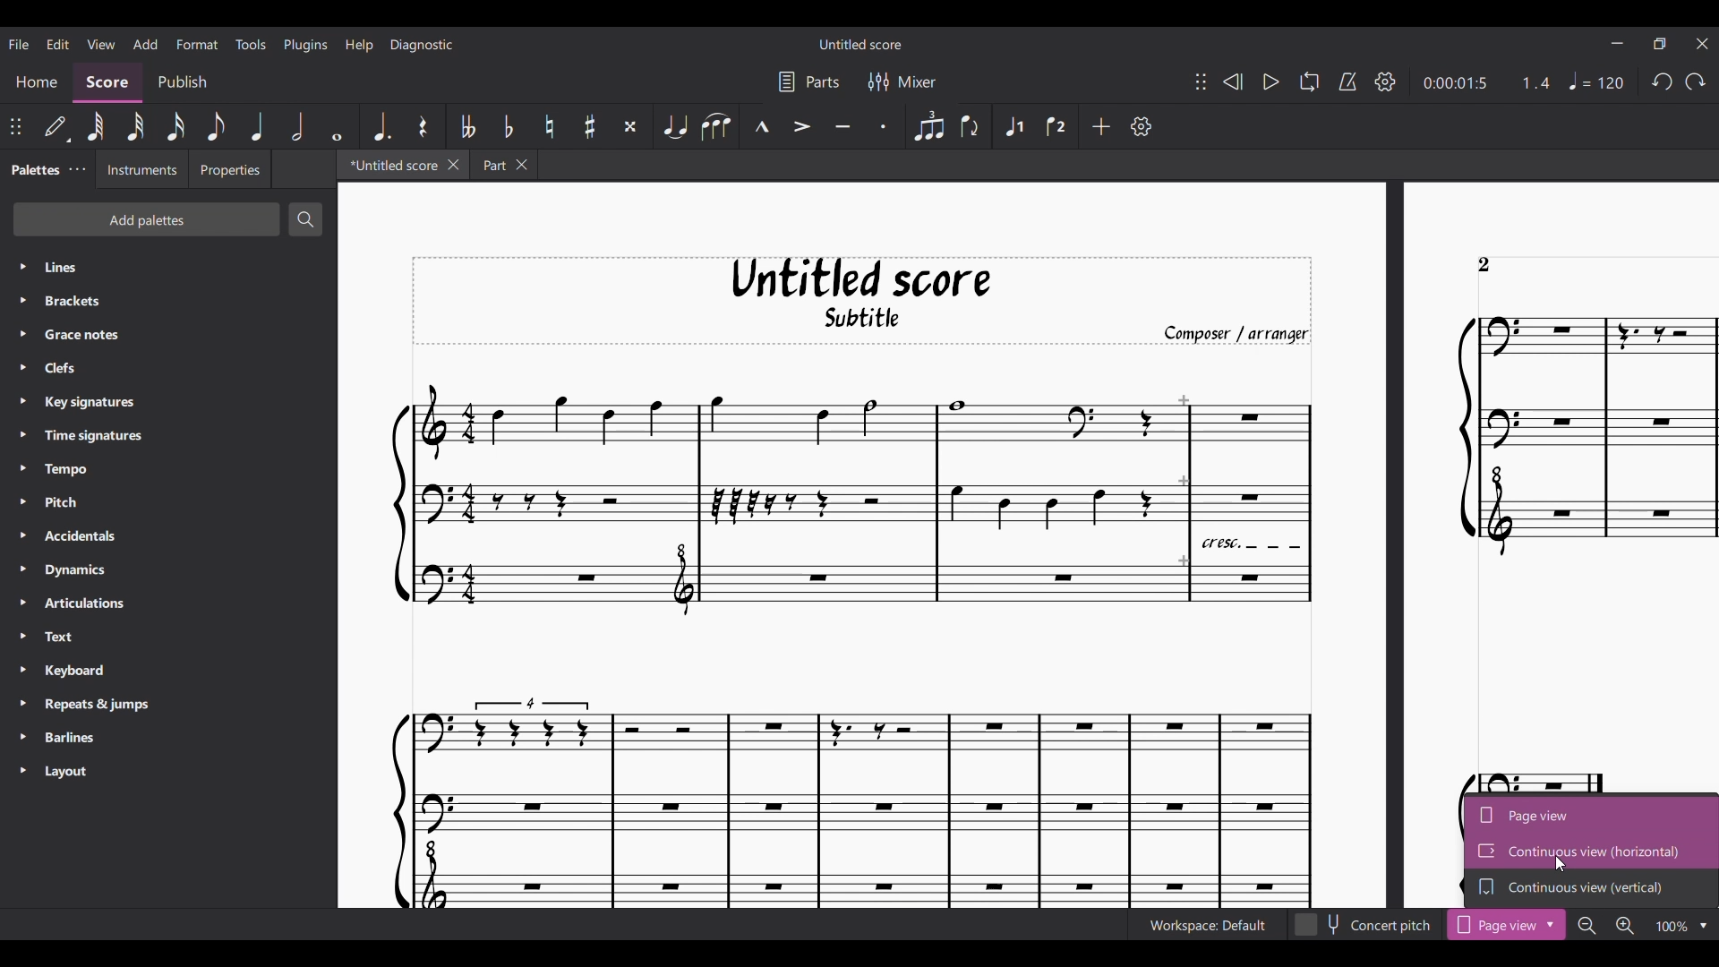  I want to click on Zoom in, so click(1624, 926).